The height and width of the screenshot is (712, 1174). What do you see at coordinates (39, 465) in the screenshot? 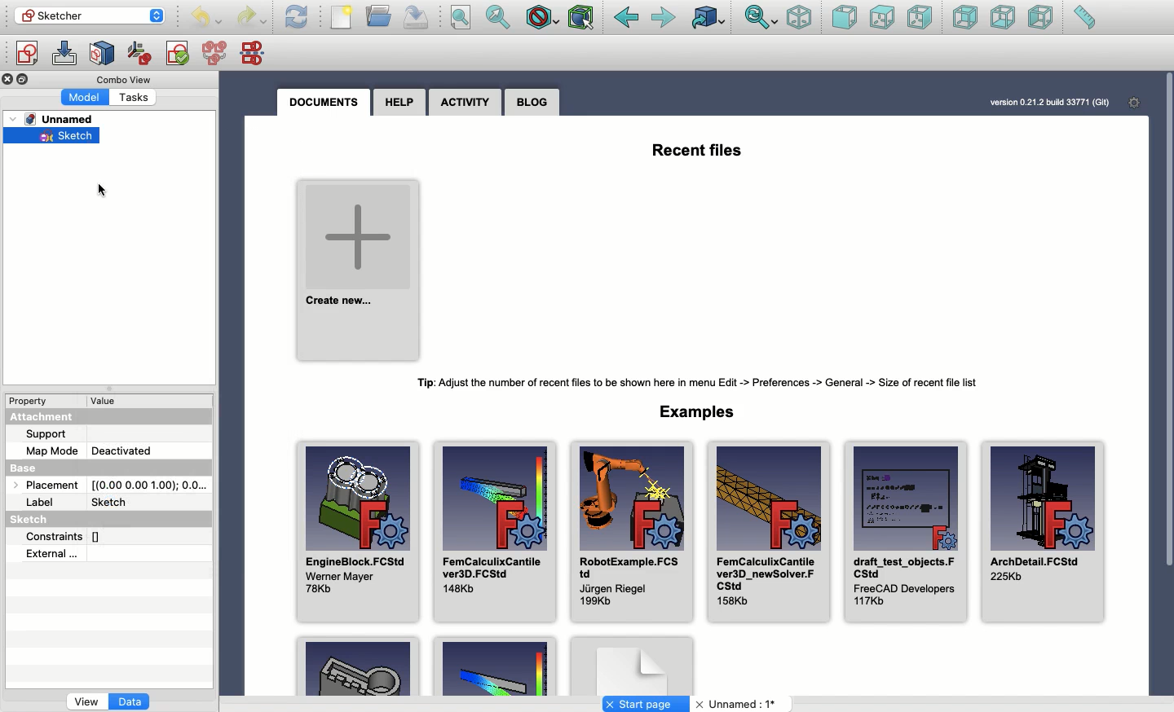
I see `Base` at bounding box center [39, 465].